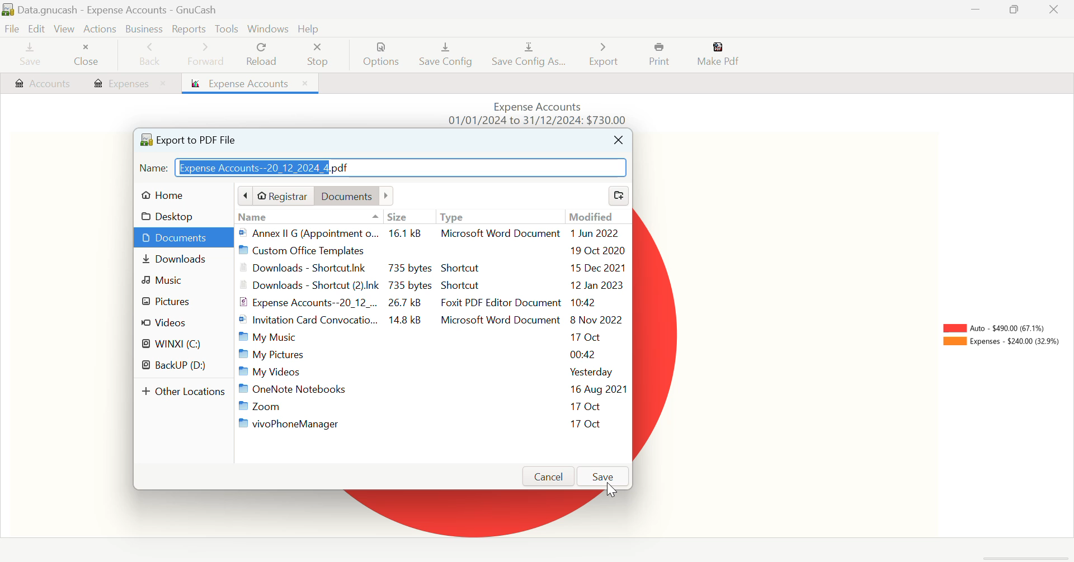 This screenshot has width=1074, height=562. Describe the element at coordinates (43, 84) in the screenshot. I see `Accounts Tab` at that location.